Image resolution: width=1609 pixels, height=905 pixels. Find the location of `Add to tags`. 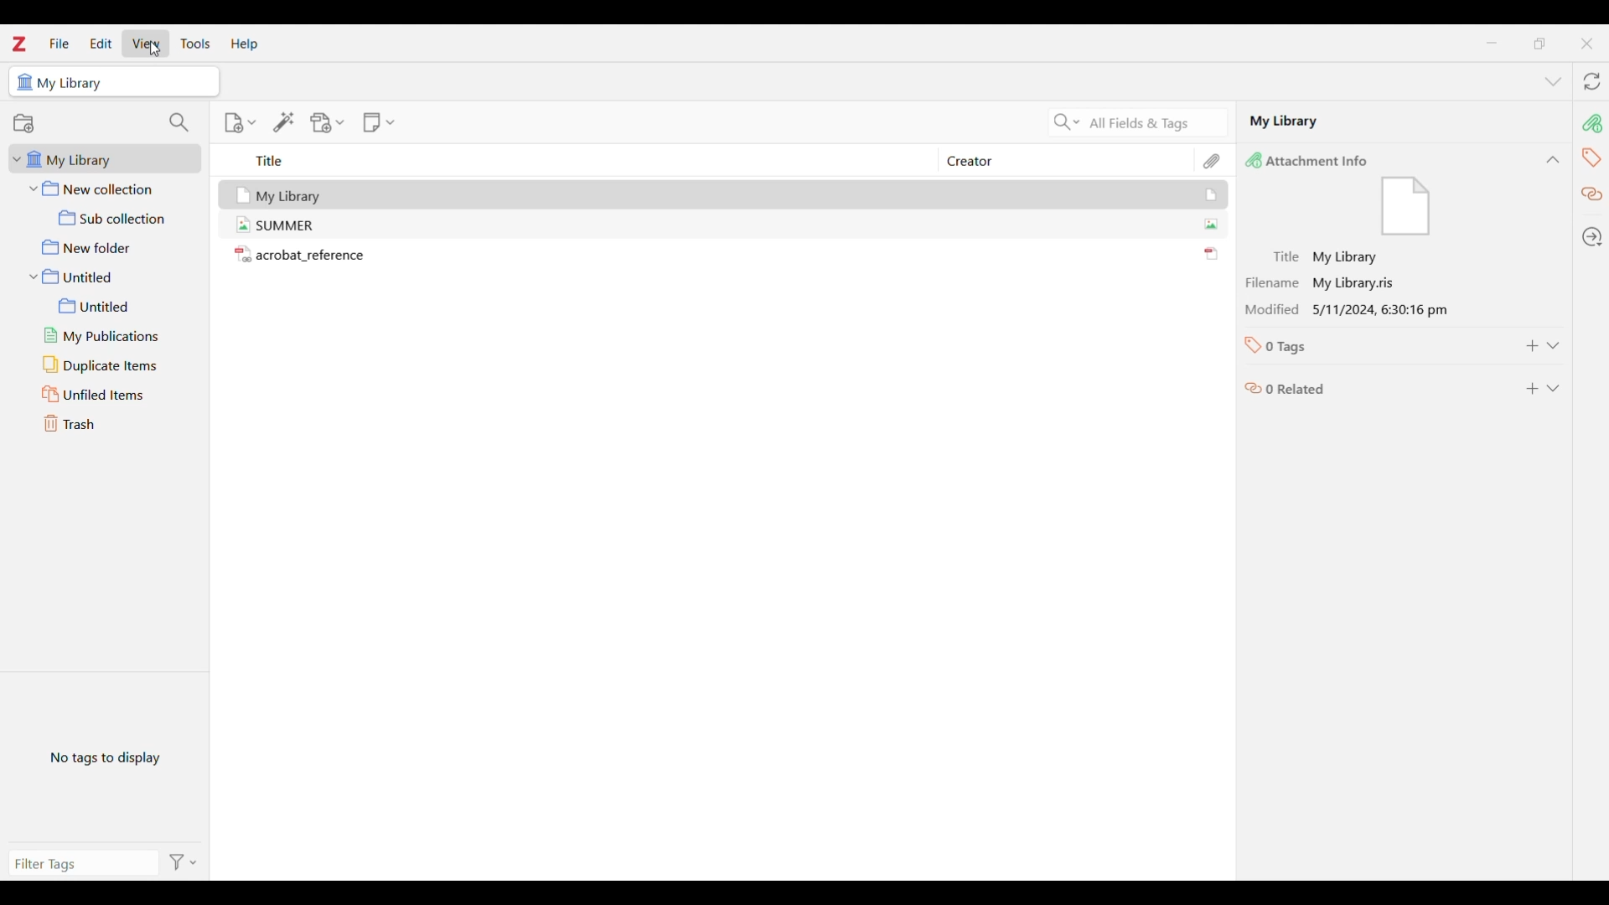

Add to tags is located at coordinates (1532, 346).